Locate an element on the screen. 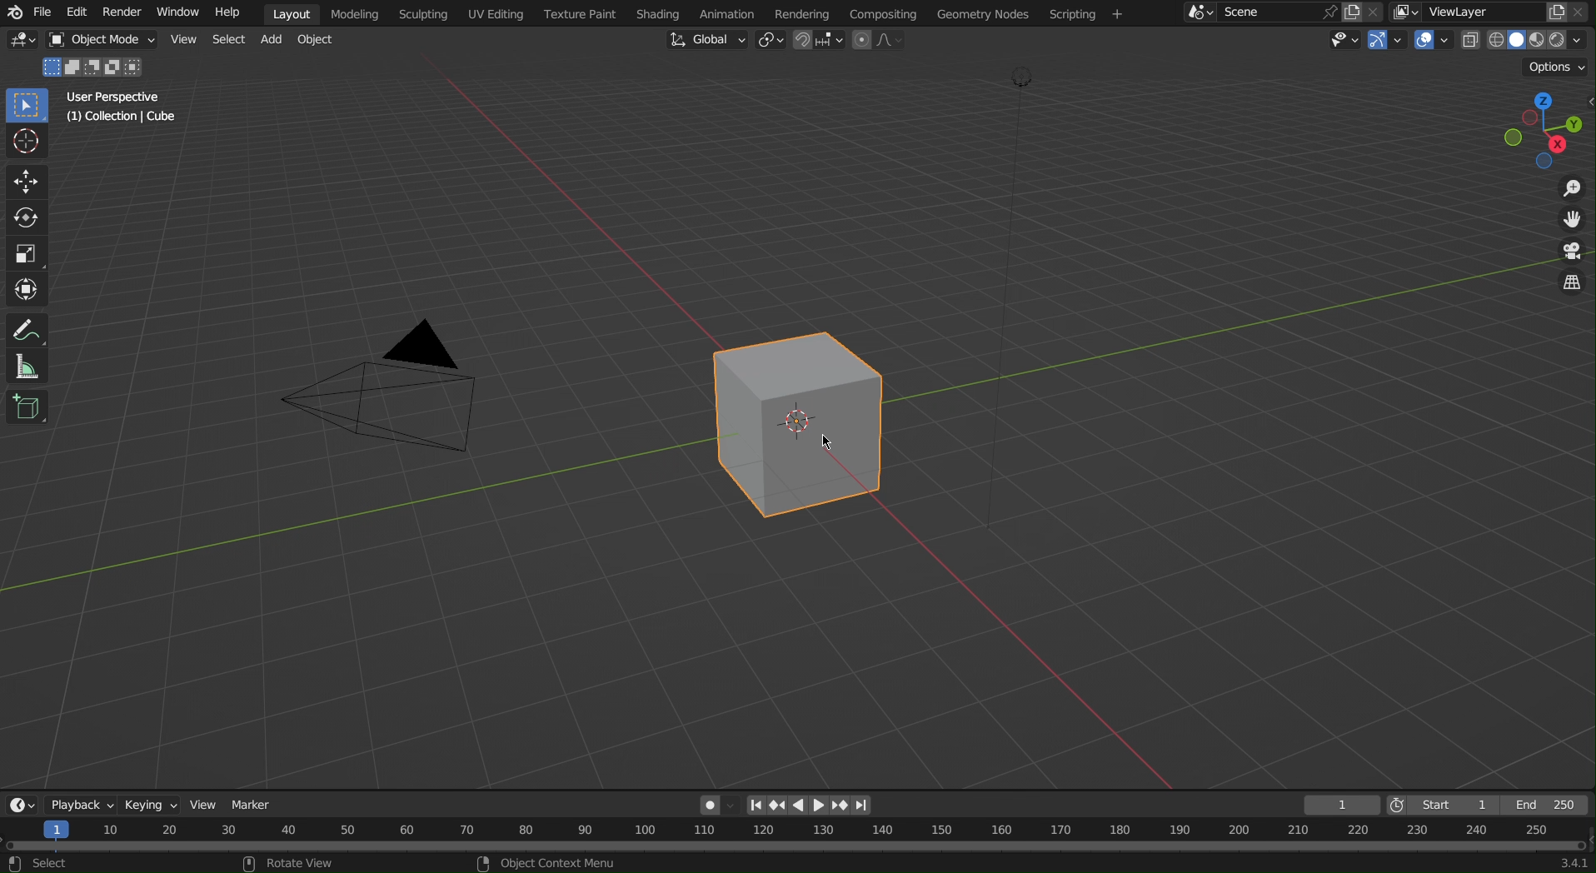 The width and height of the screenshot is (1596, 873). Add is located at coordinates (272, 40).